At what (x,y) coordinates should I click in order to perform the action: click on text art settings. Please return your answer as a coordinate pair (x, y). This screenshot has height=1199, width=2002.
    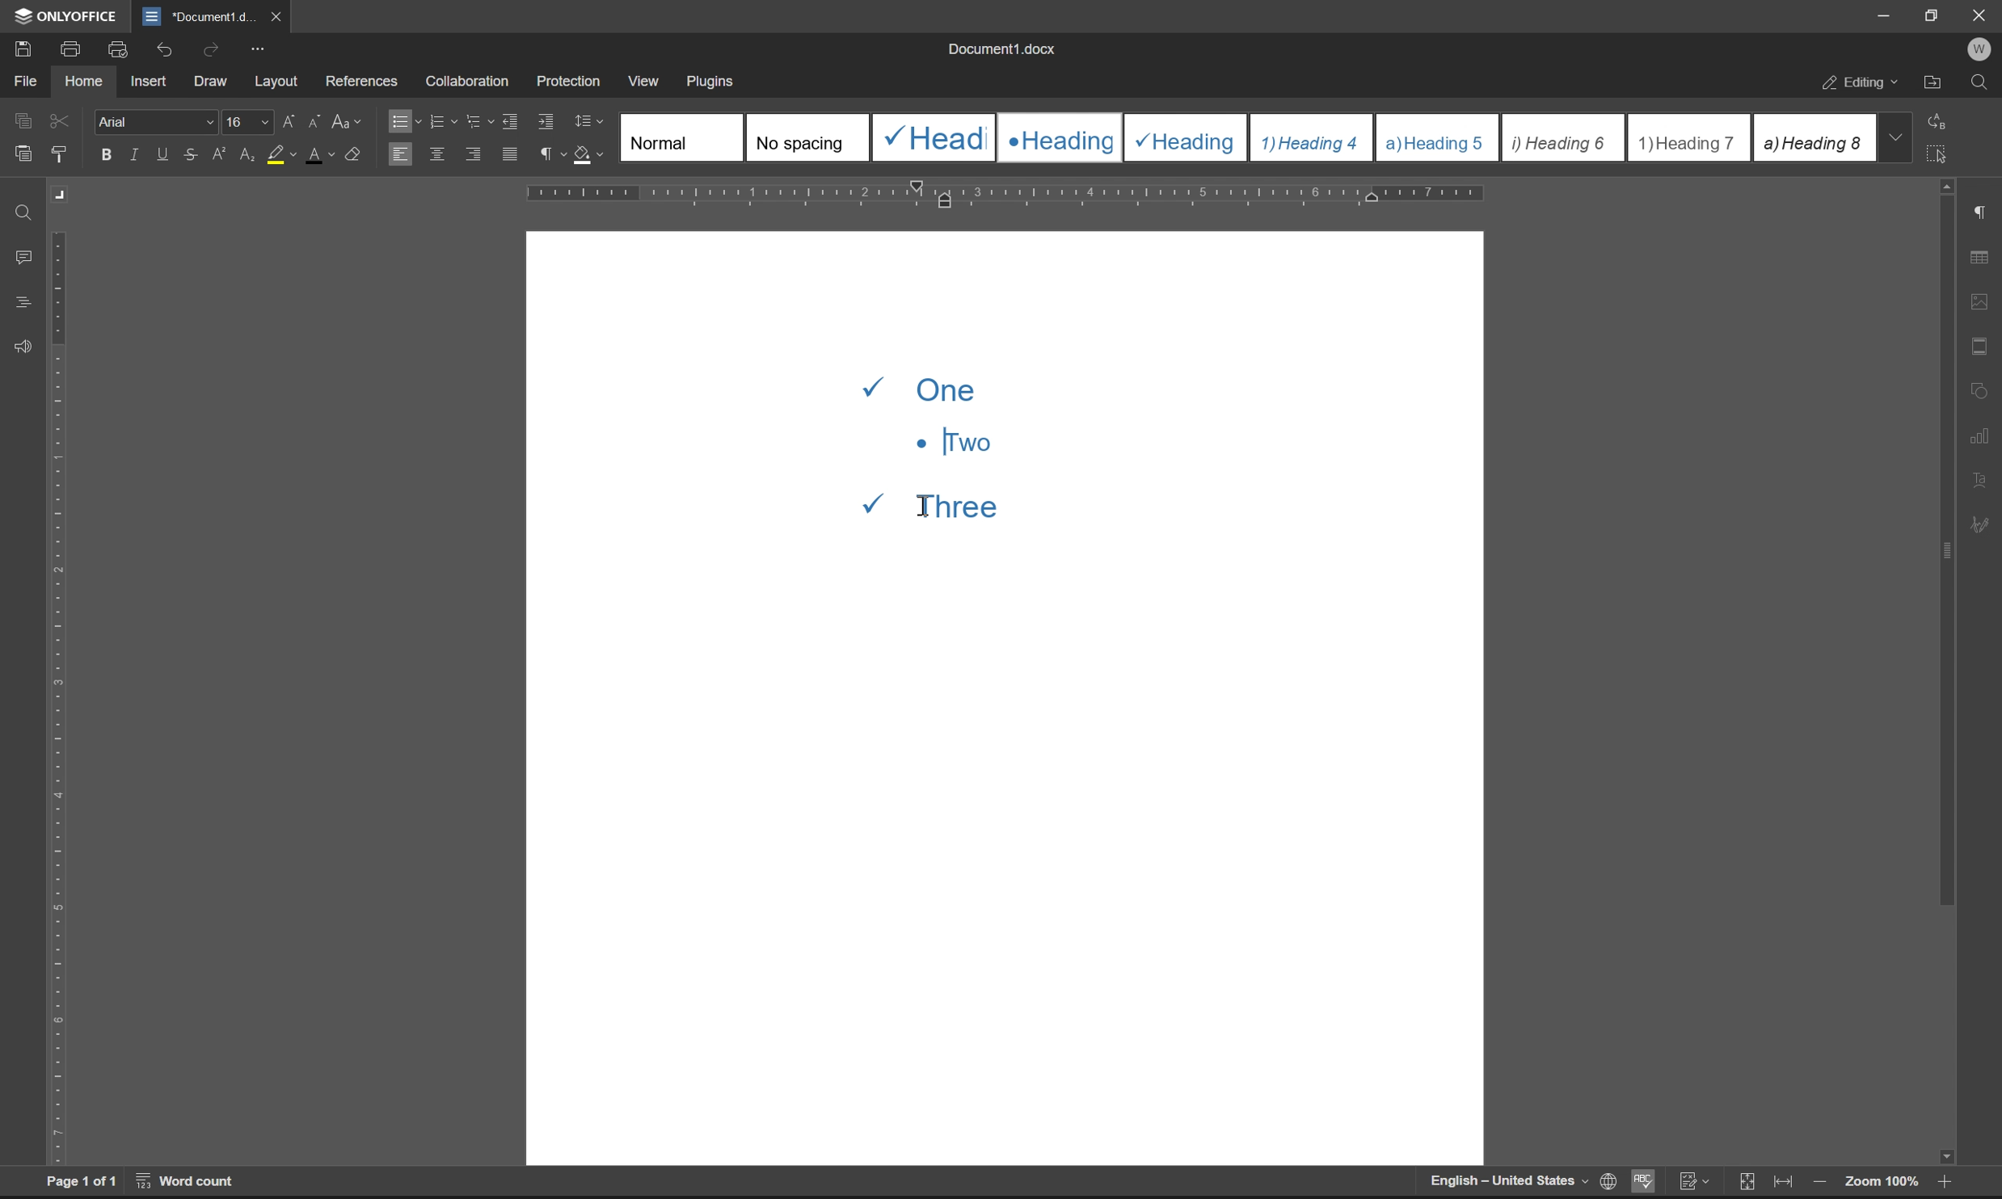
    Looking at the image, I should click on (1979, 480).